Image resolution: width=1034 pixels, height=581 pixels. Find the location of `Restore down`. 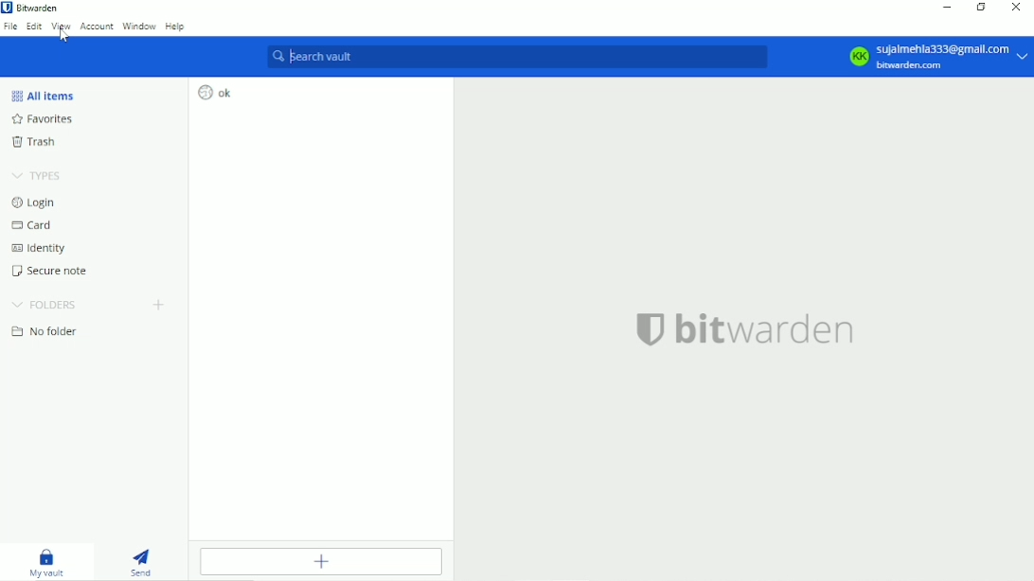

Restore down is located at coordinates (983, 9).